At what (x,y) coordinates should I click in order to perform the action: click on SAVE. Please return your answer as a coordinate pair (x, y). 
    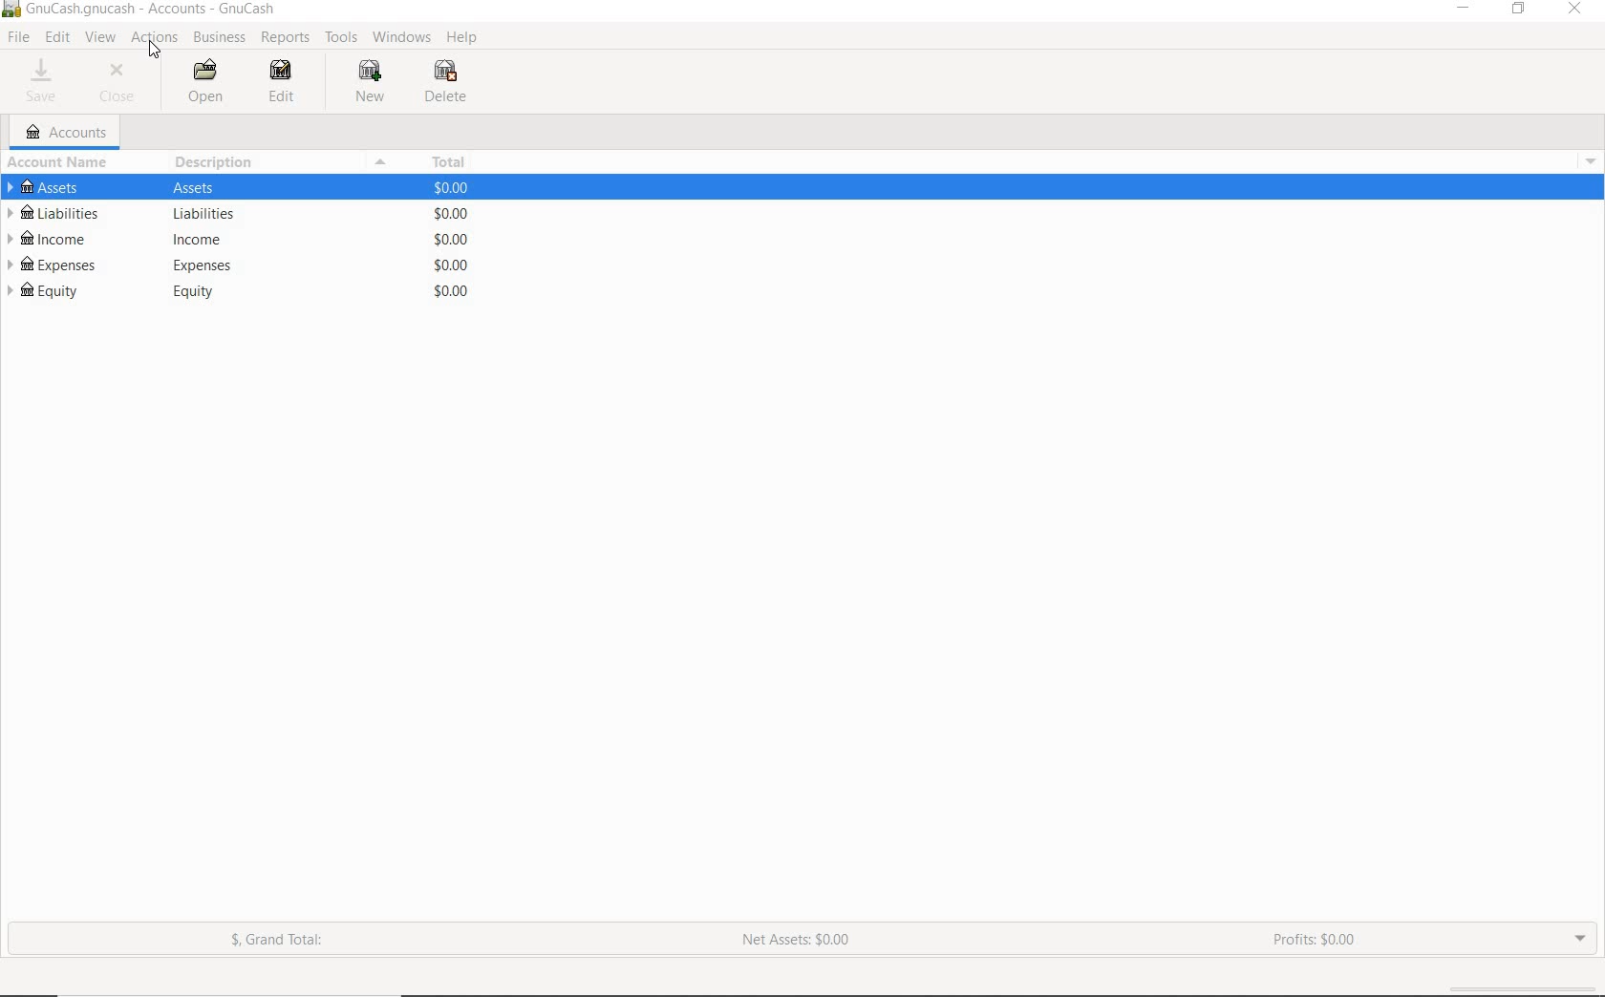
    Looking at the image, I should click on (41, 81).